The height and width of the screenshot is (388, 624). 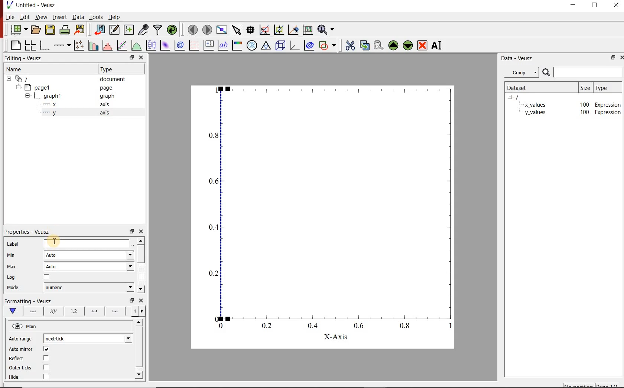 I want to click on save, so click(x=51, y=29).